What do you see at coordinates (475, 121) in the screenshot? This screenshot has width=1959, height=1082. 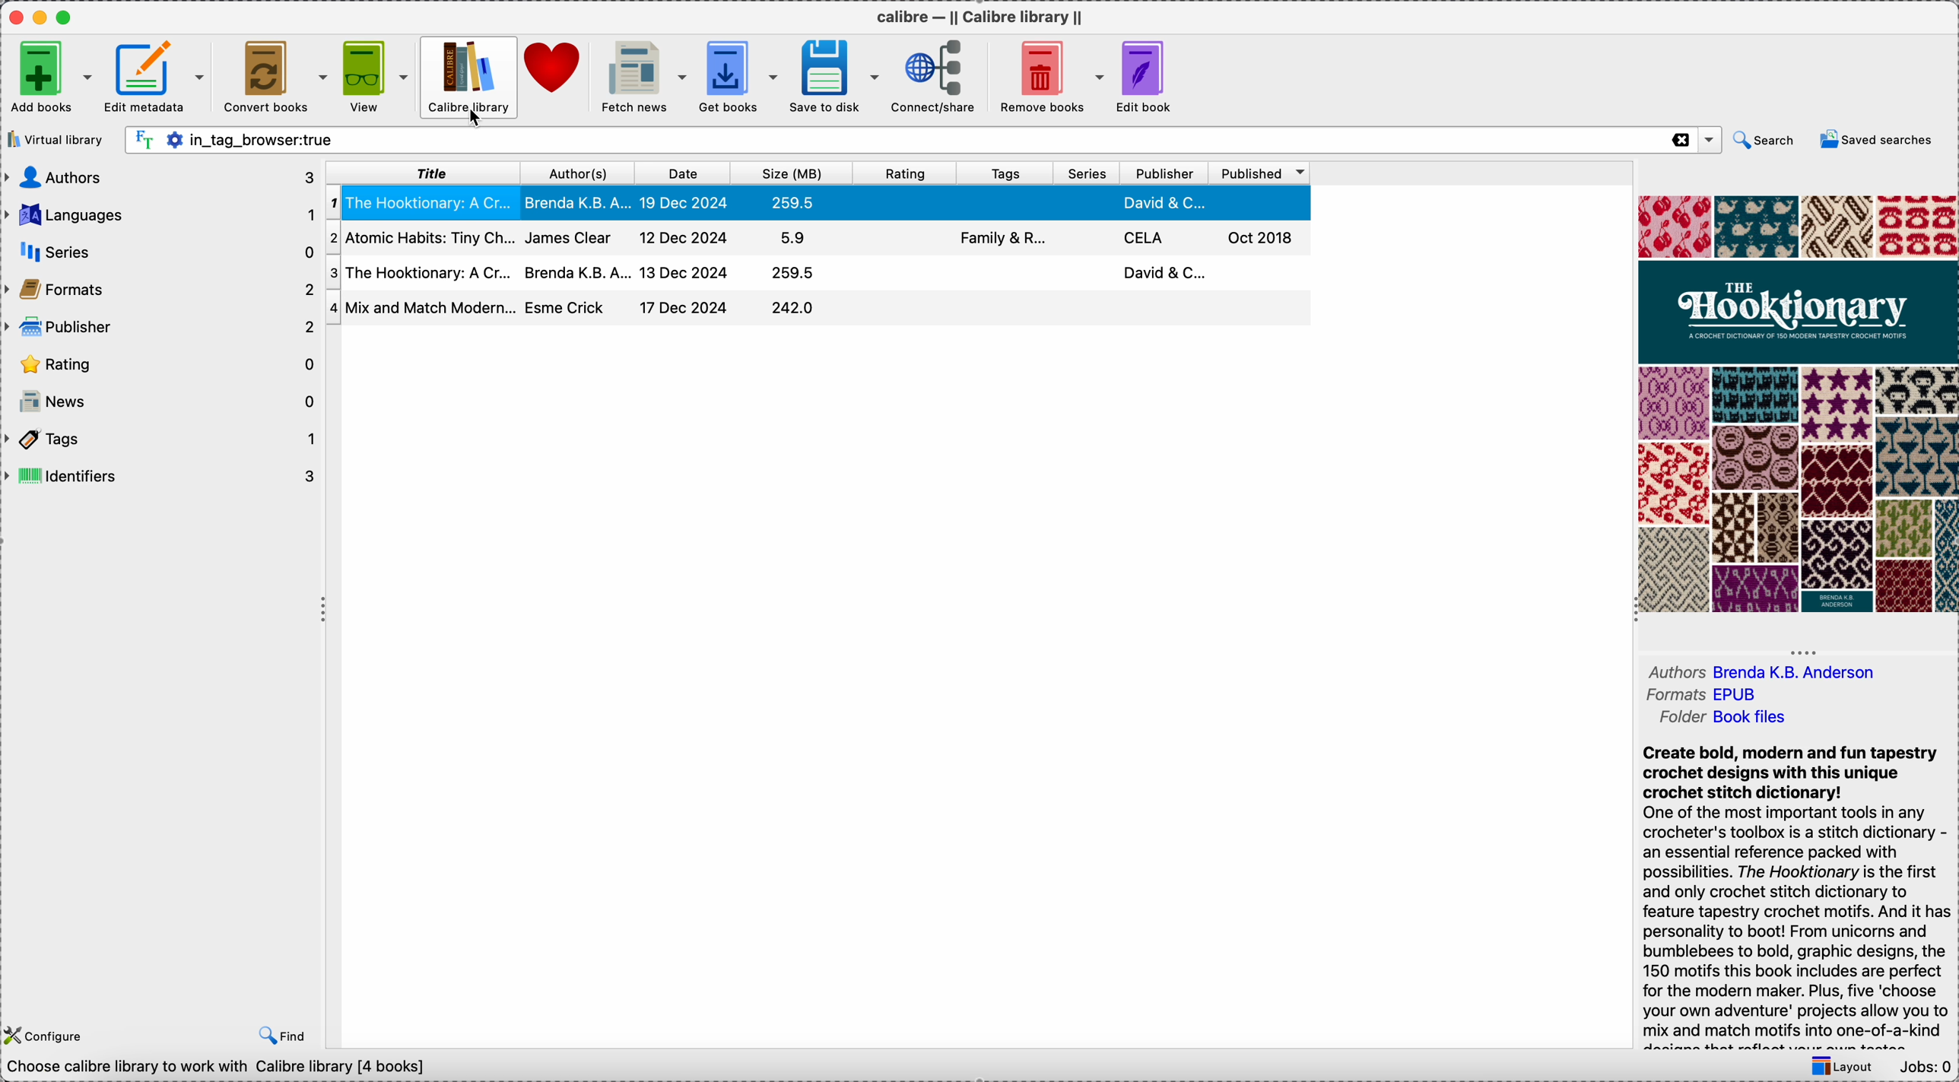 I see `cursor` at bounding box center [475, 121].